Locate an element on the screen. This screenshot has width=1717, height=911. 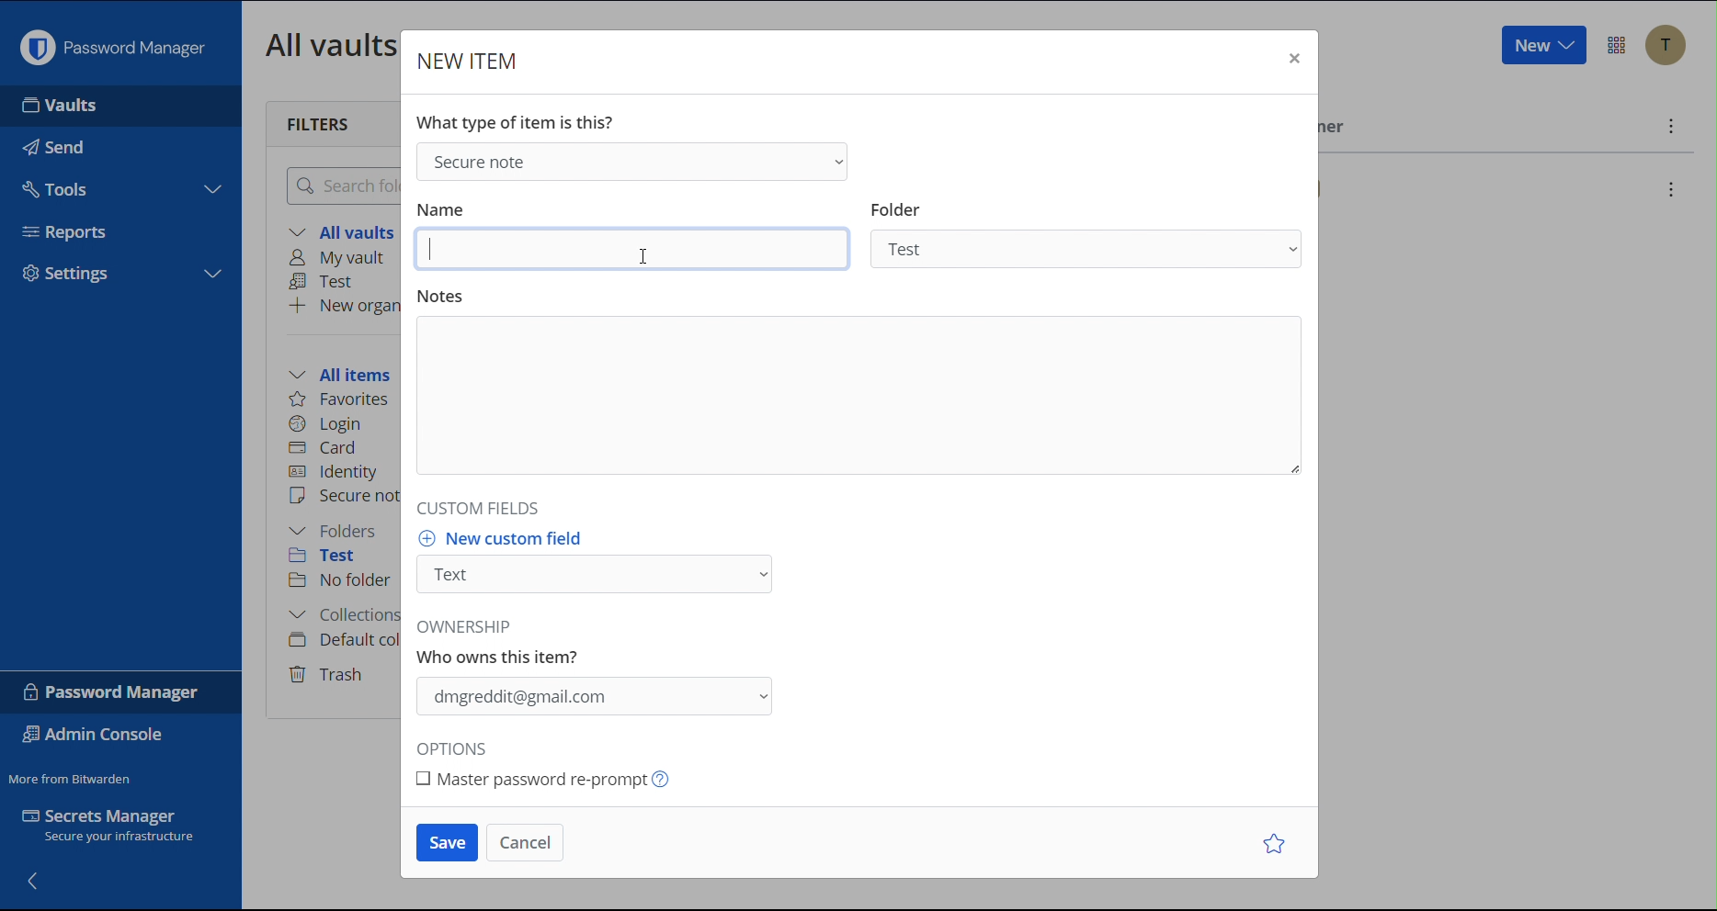
Custom Fields is located at coordinates (473, 507).